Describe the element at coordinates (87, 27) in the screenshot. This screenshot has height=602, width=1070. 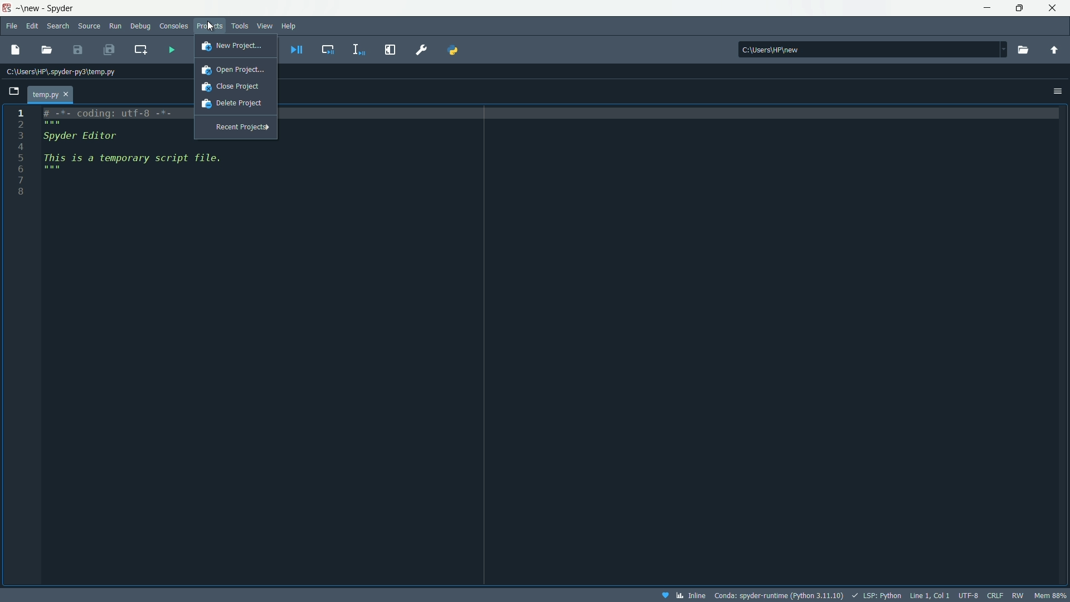
I see `Source menu` at that location.